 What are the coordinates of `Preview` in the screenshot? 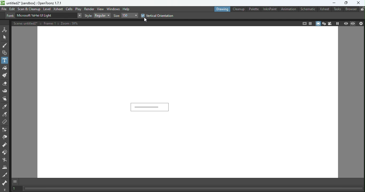 It's located at (353, 23).